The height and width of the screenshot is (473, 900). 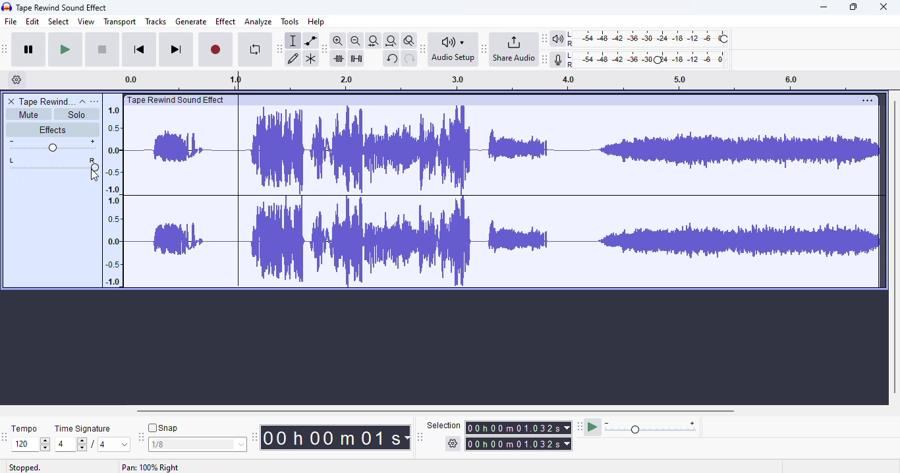 What do you see at coordinates (90, 444) in the screenshot?
I see `4/4` at bounding box center [90, 444].